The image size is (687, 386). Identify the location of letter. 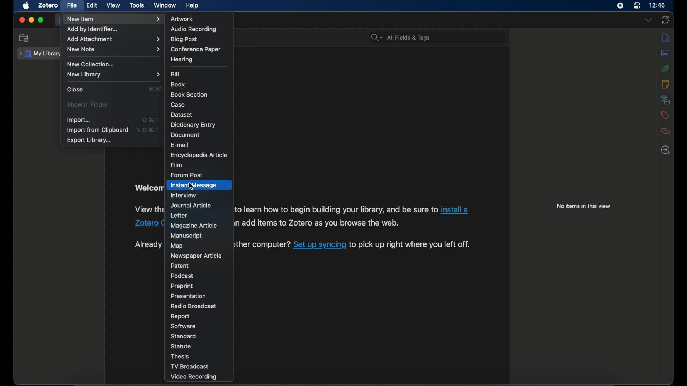
(179, 216).